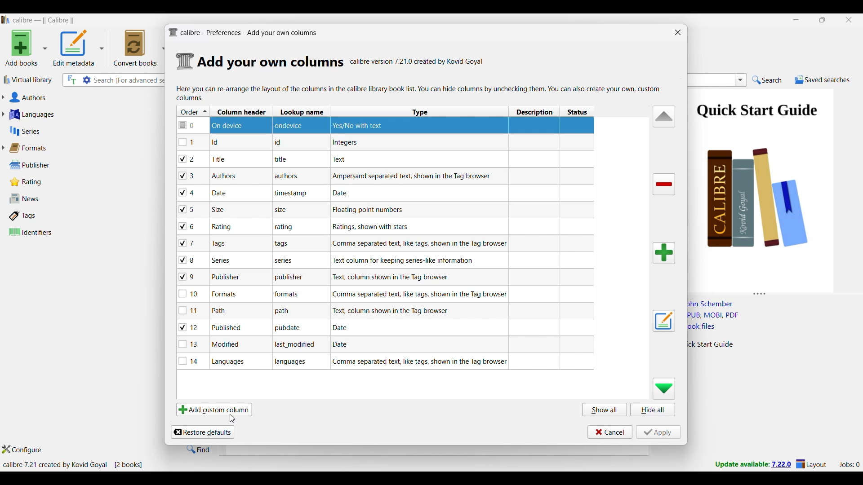 This screenshot has height=485, width=863. I want to click on ondevice, so click(295, 127).